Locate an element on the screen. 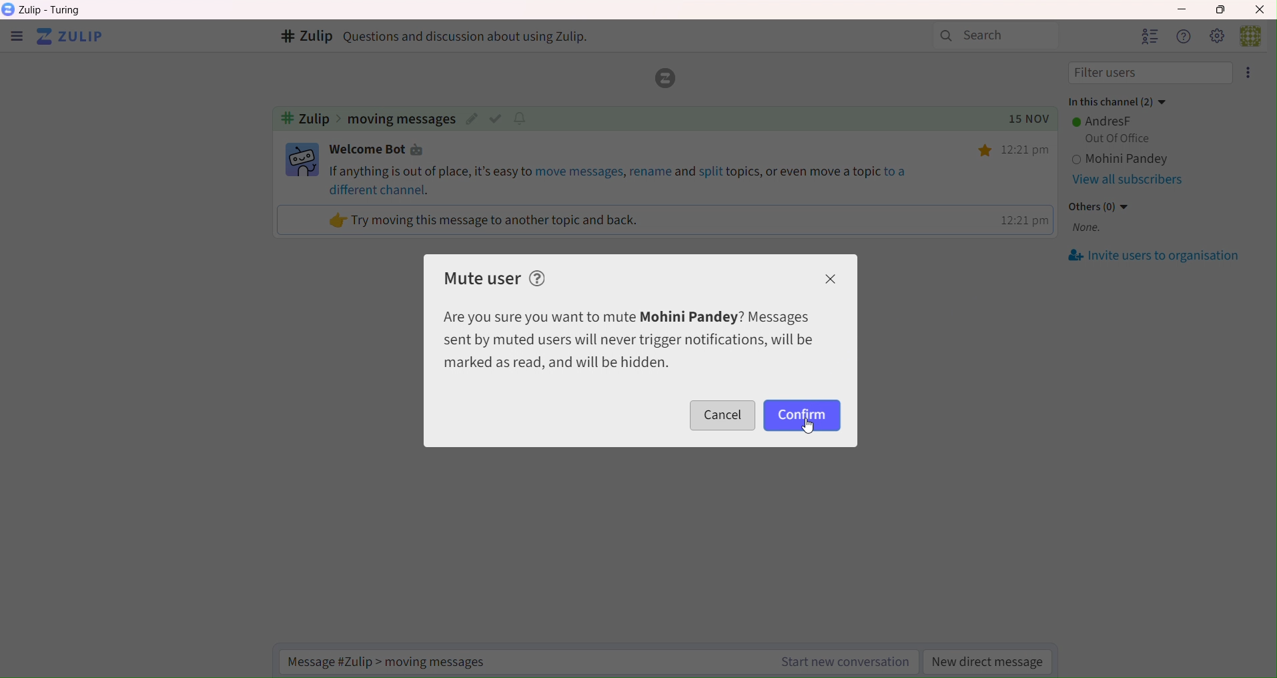  Are you sure you want to mute Mohini Pandey? Messages
sent by muted users will never trigger notifications, will be
marked as read, and will be hidden. is located at coordinates (628, 340).